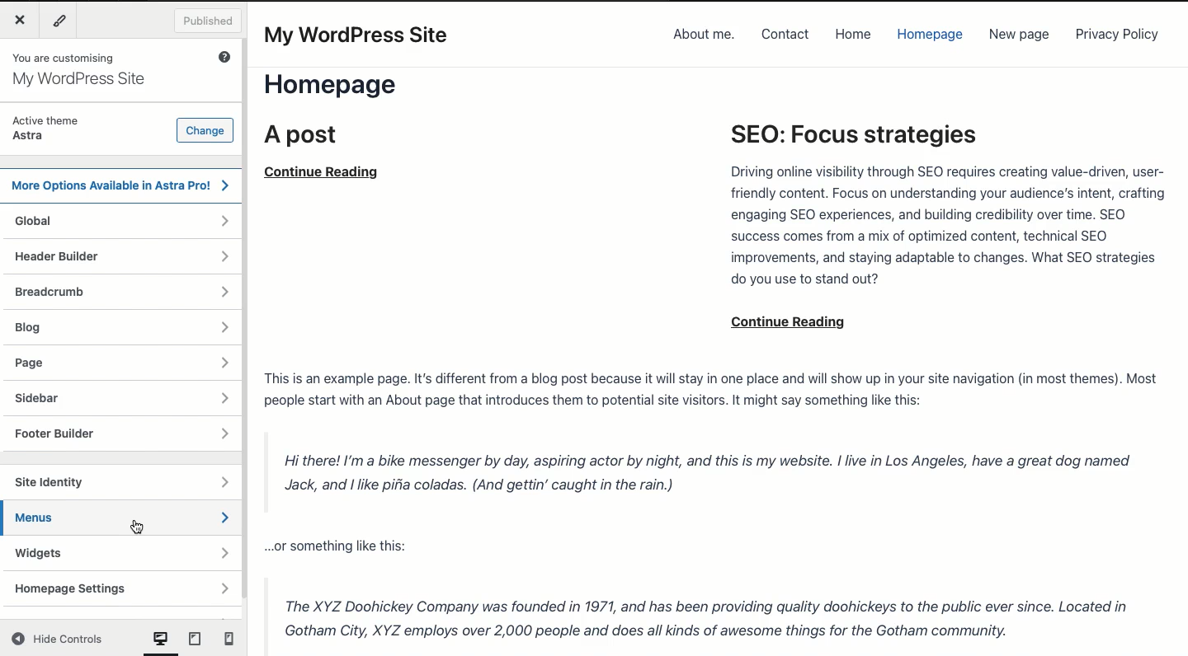 The height and width of the screenshot is (656, 1188). What do you see at coordinates (326, 171) in the screenshot?
I see `continue` at bounding box center [326, 171].